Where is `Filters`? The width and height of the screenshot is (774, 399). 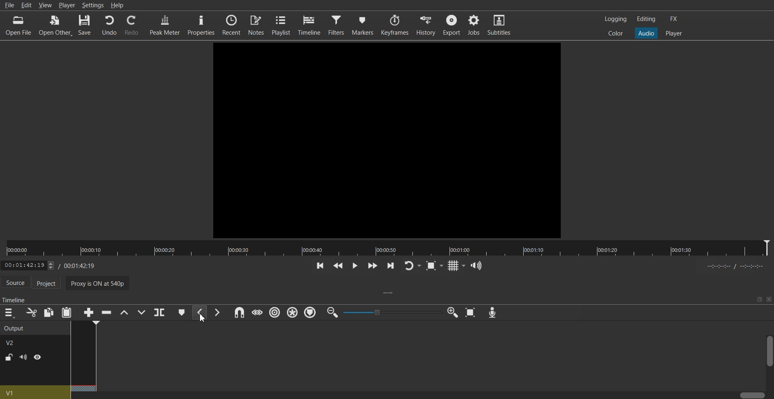 Filters is located at coordinates (337, 25).